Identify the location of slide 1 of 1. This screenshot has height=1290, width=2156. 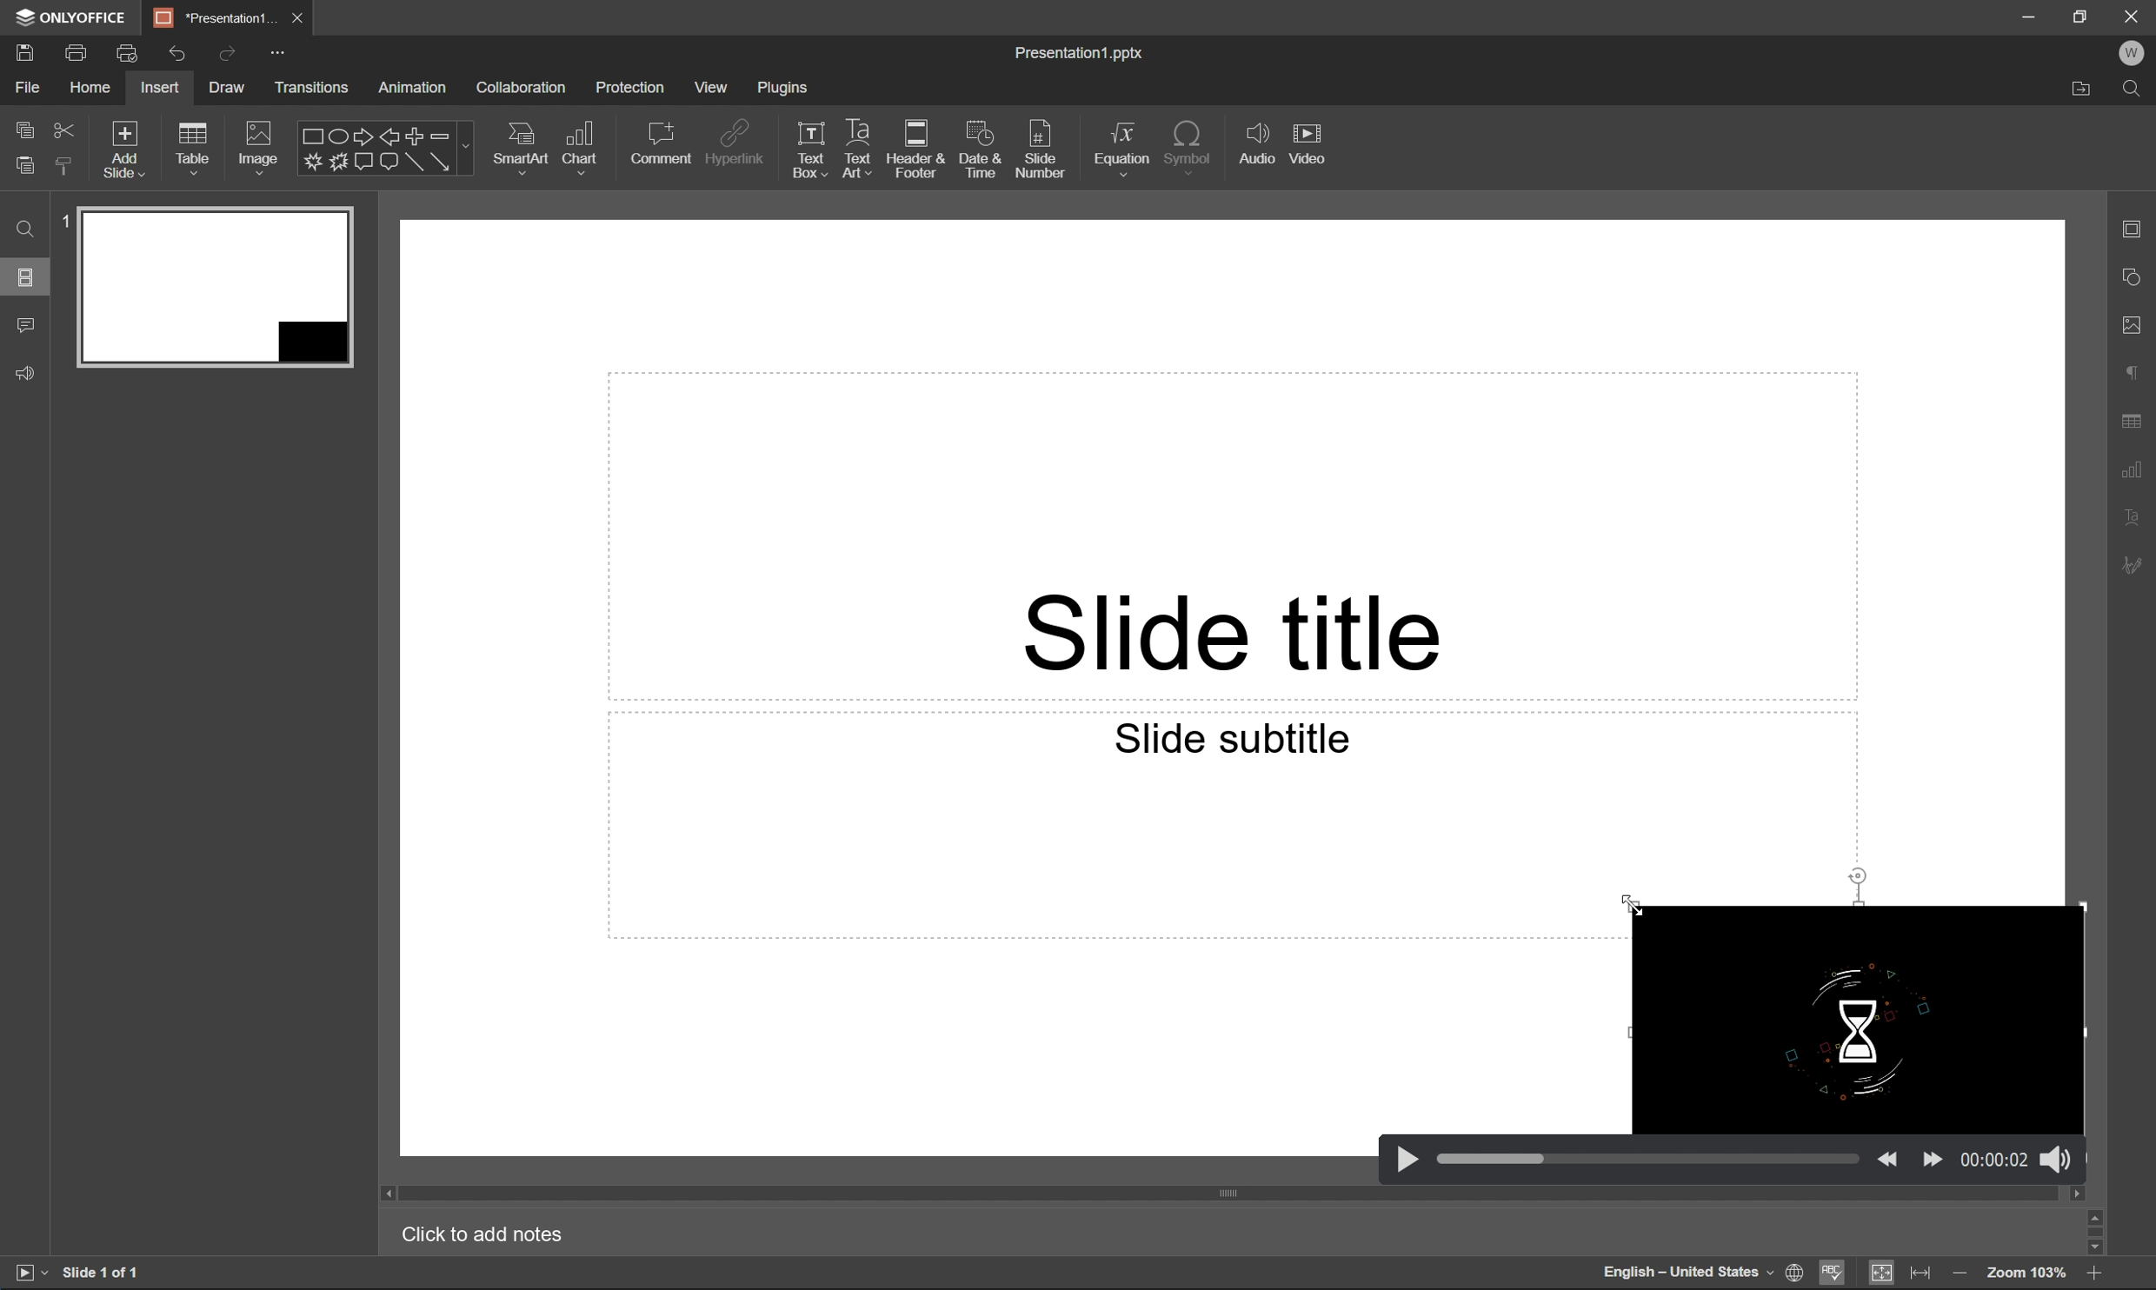
(112, 1273).